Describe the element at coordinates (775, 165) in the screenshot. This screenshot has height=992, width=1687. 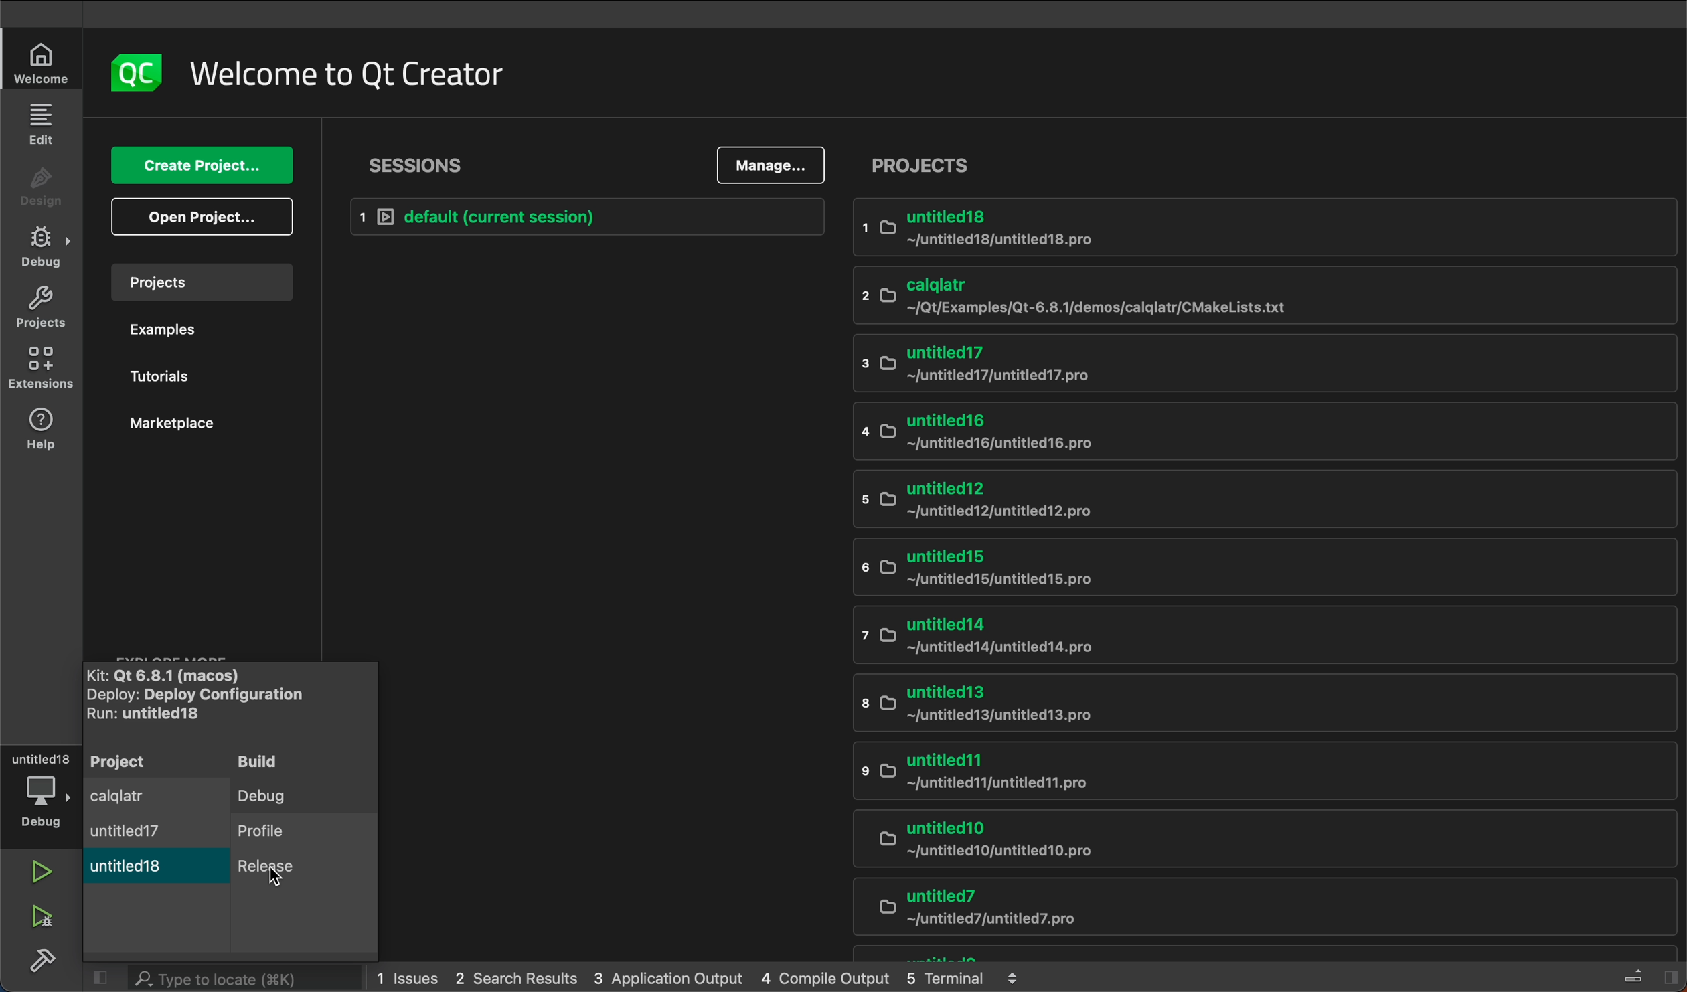
I see `manage` at that location.